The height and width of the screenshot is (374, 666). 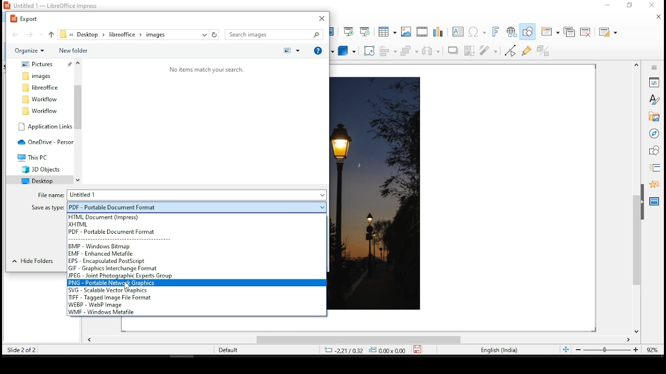 I want to click on close window, so click(x=322, y=18).